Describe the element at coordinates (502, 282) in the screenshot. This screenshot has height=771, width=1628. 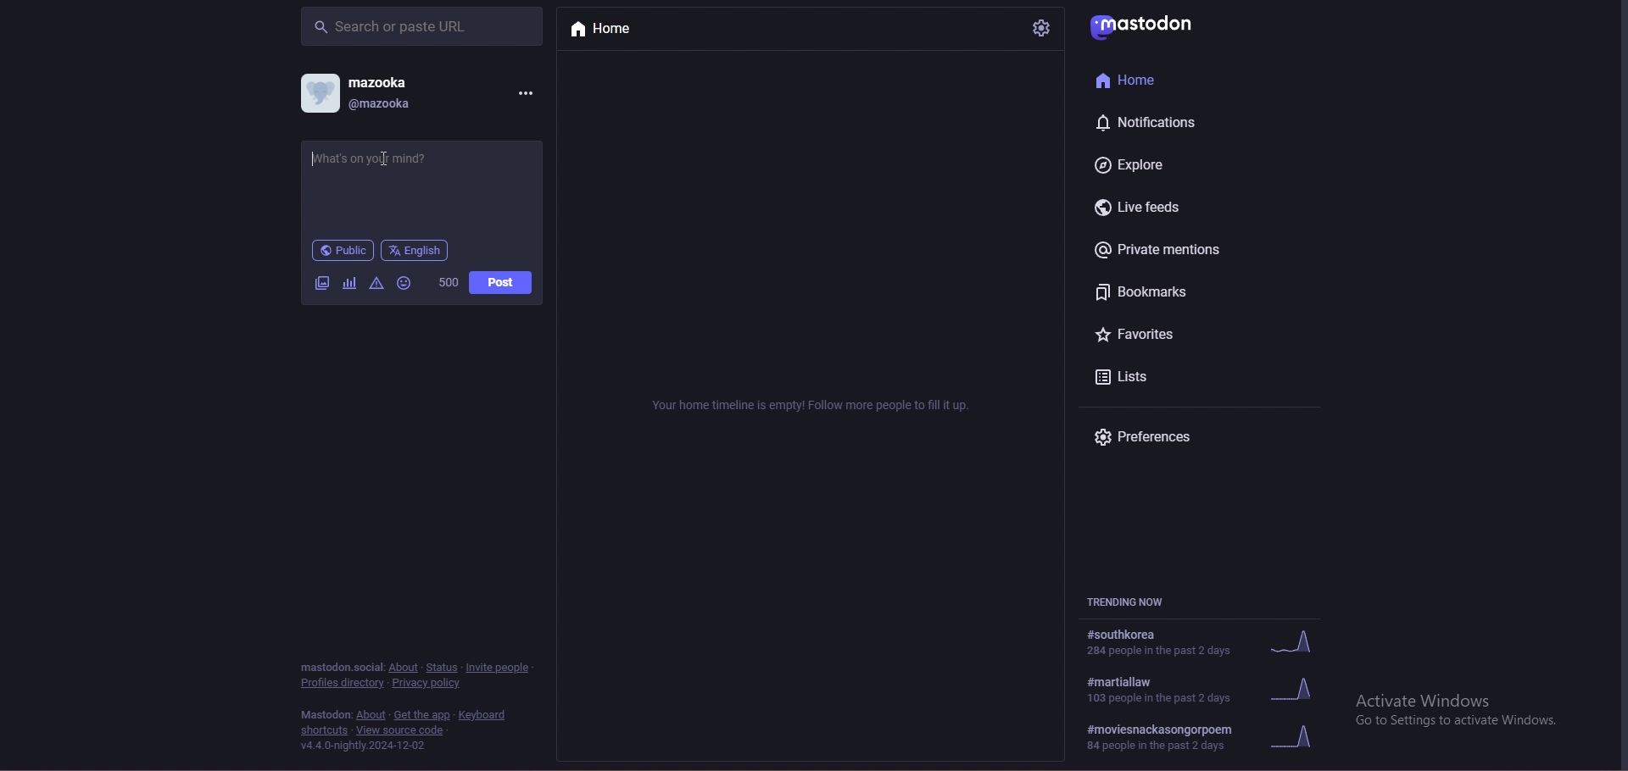
I see `post` at that location.